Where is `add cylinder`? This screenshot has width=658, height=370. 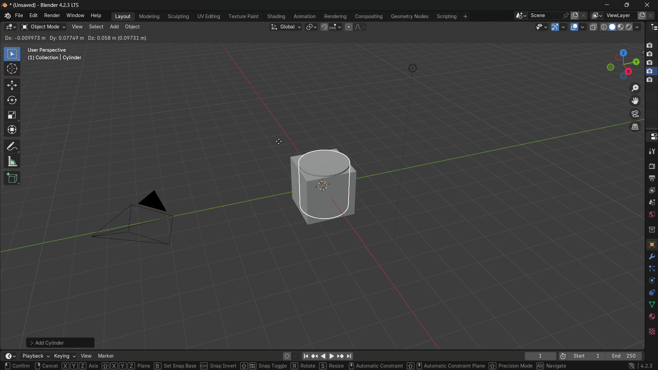
add cylinder is located at coordinates (61, 342).